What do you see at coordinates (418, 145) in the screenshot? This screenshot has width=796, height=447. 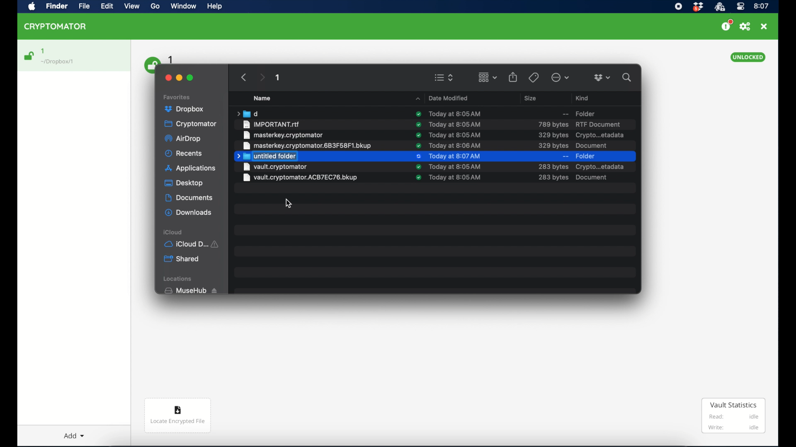 I see `` at bounding box center [418, 145].